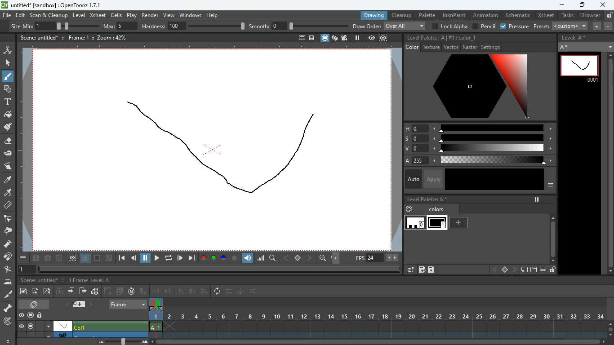 The image size is (614, 345). Describe the element at coordinates (8, 258) in the screenshot. I see `join` at that location.